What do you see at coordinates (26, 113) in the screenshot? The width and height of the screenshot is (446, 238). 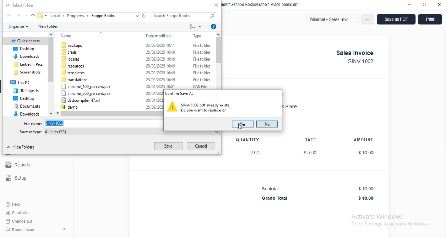 I see `downloads` at bounding box center [26, 113].